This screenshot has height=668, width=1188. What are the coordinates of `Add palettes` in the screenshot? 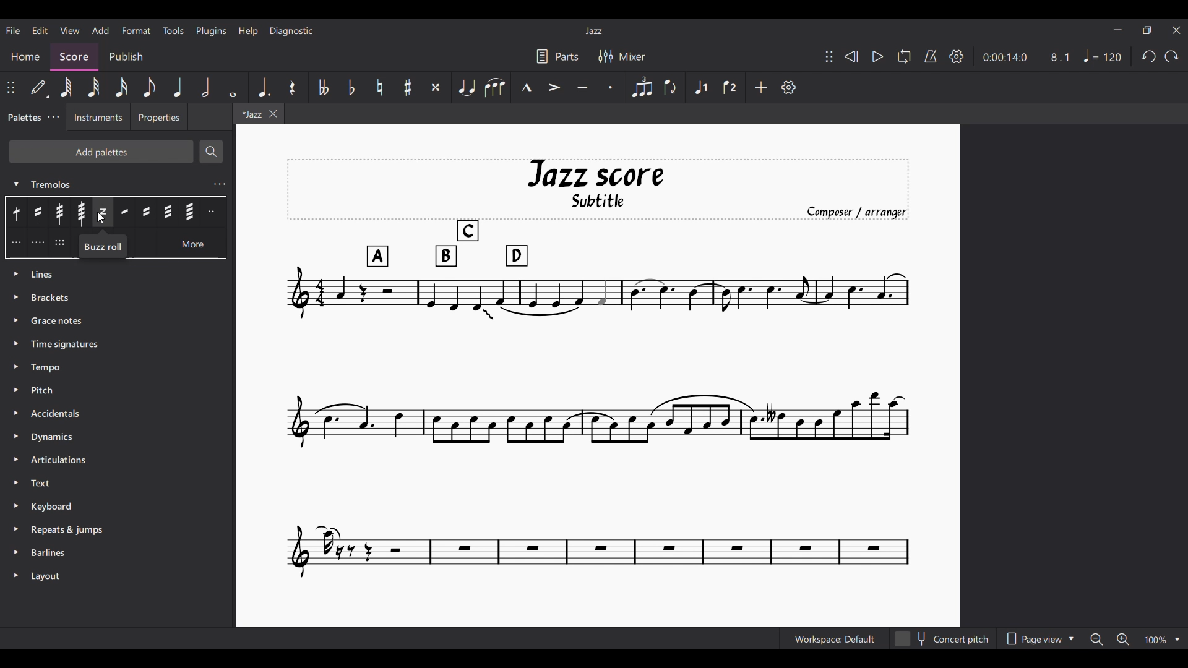 It's located at (101, 152).